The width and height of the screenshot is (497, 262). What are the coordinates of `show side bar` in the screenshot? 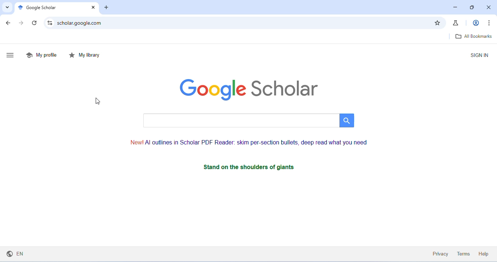 It's located at (11, 56).